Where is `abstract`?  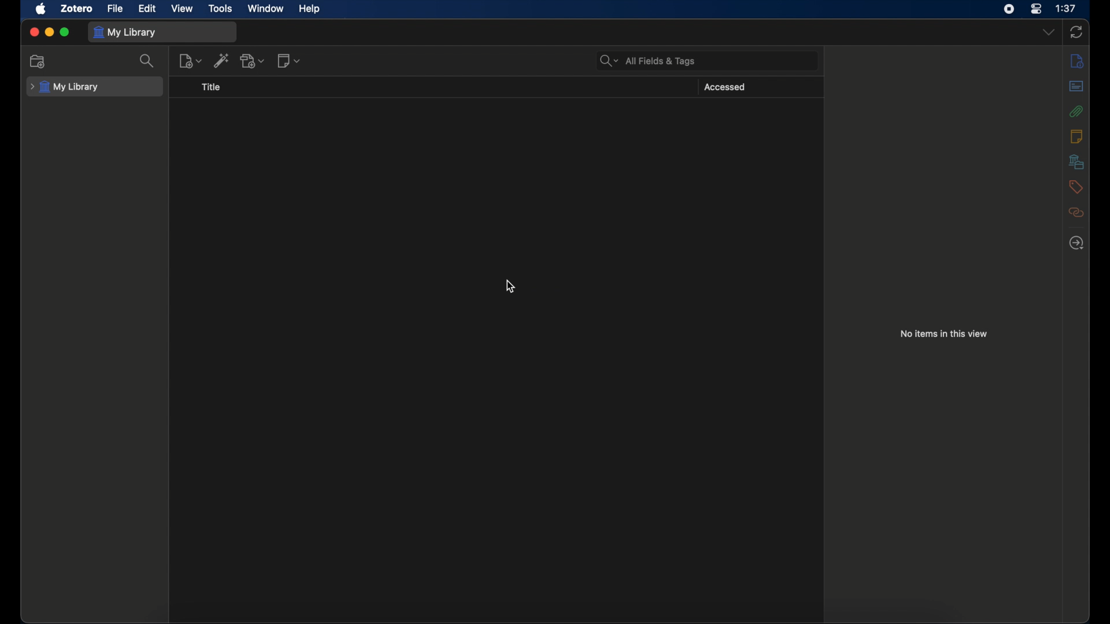
abstract is located at coordinates (1076, 86).